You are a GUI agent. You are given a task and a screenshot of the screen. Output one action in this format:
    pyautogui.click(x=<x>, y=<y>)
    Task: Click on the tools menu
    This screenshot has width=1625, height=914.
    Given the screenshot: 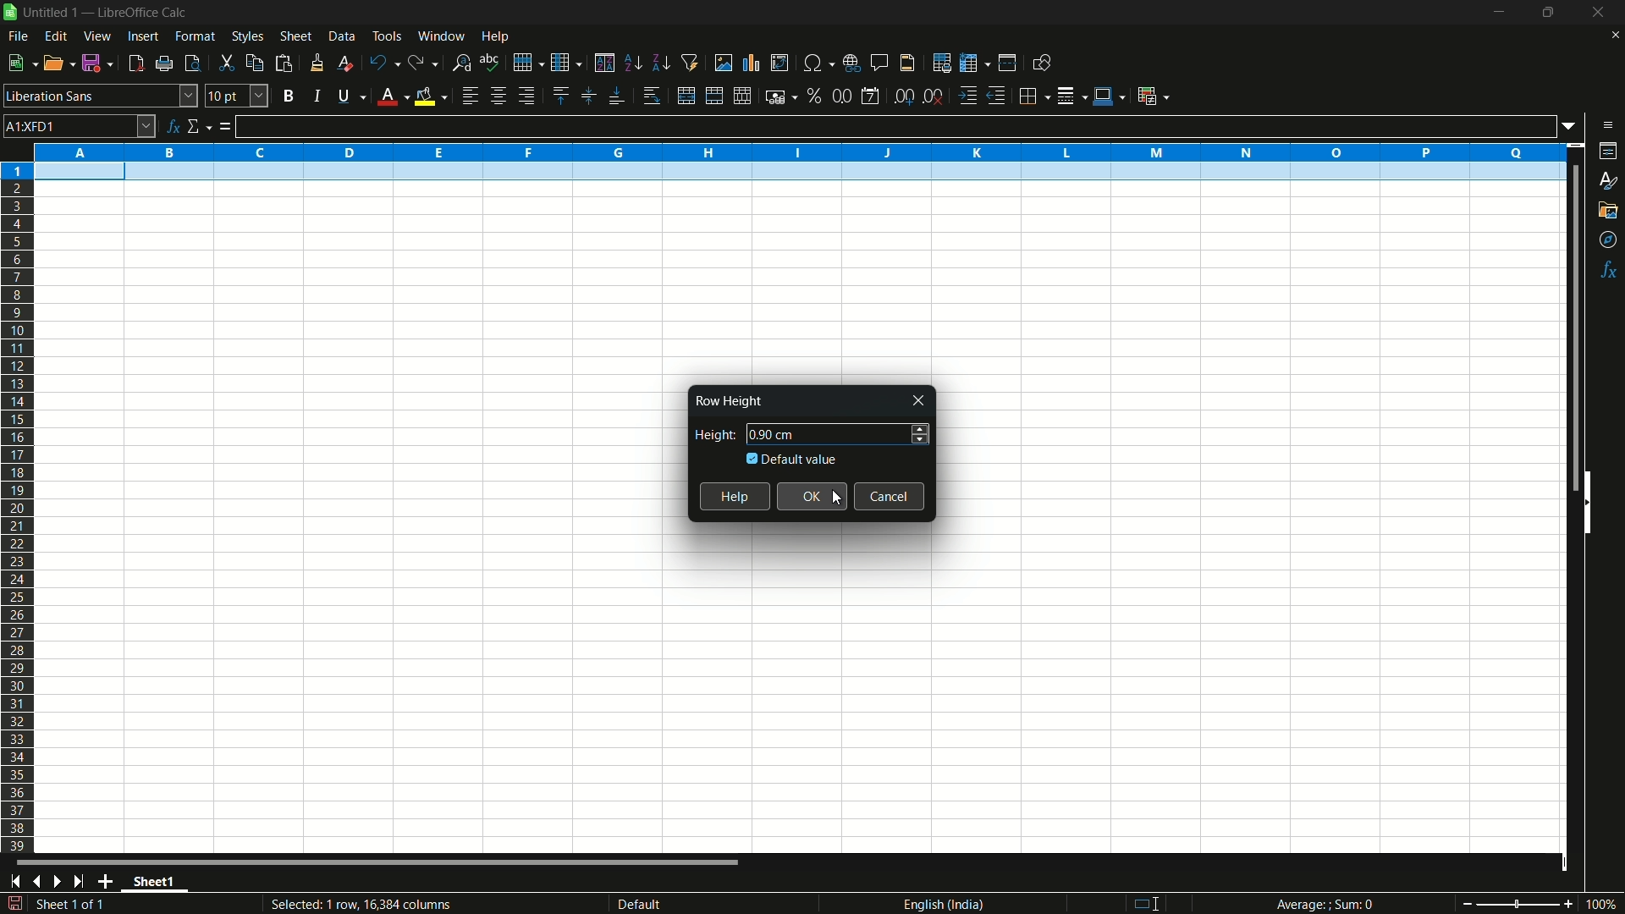 What is the action you would take?
    pyautogui.click(x=386, y=36)
    